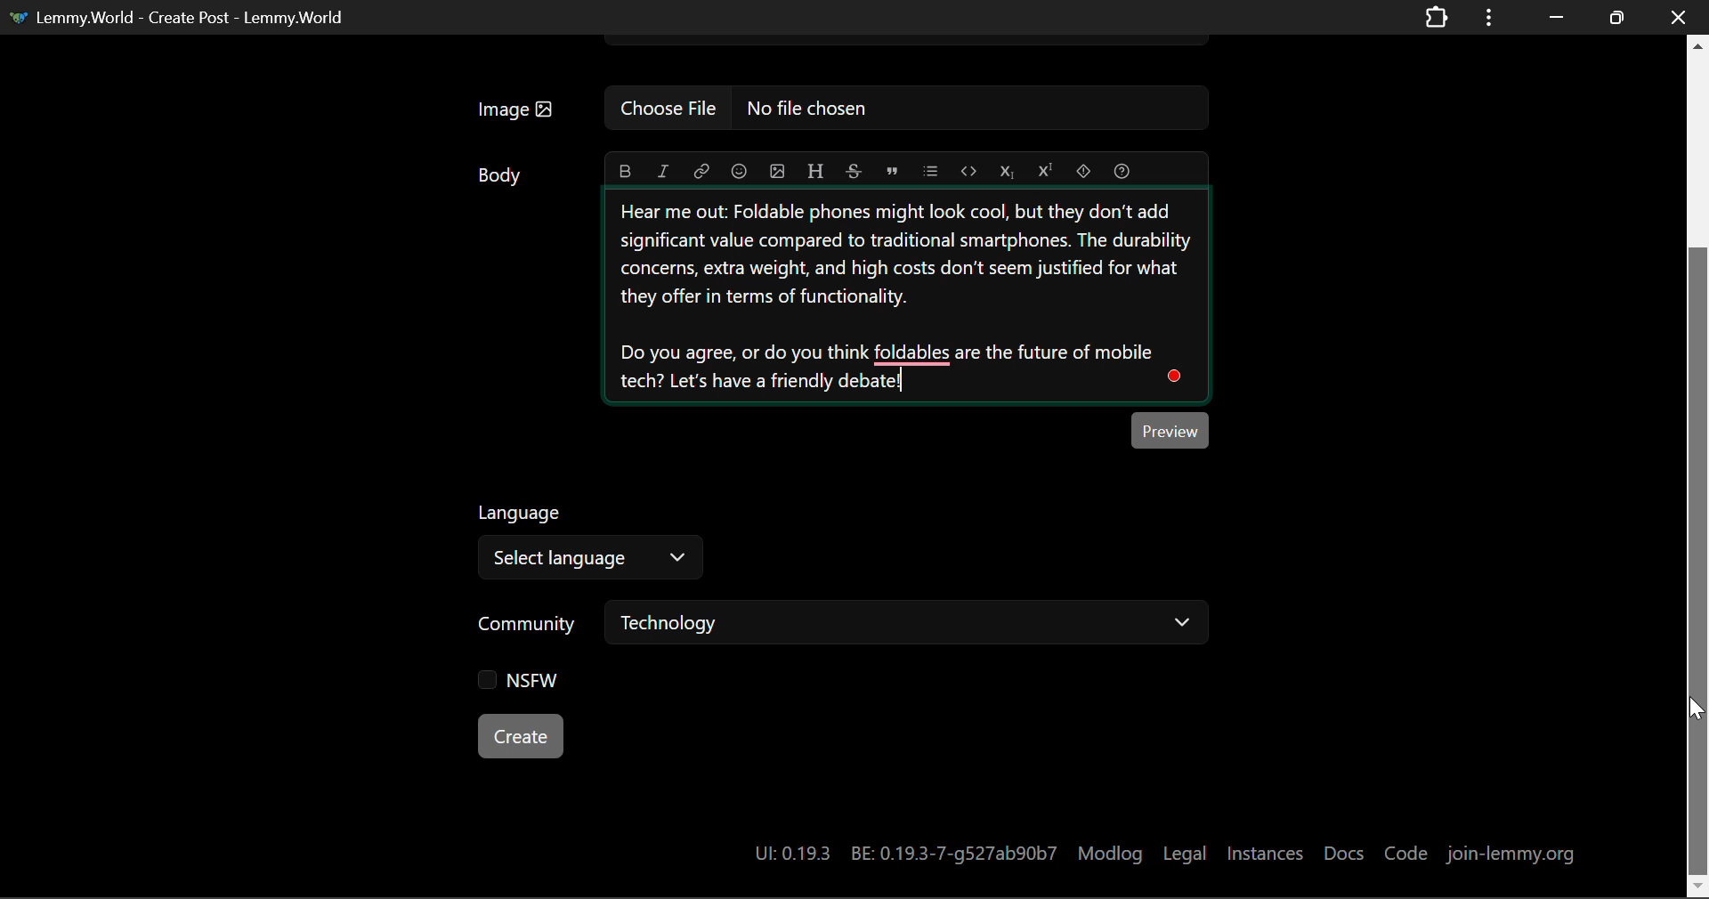  I want to click on Insert Image Field, so click(848, 109).